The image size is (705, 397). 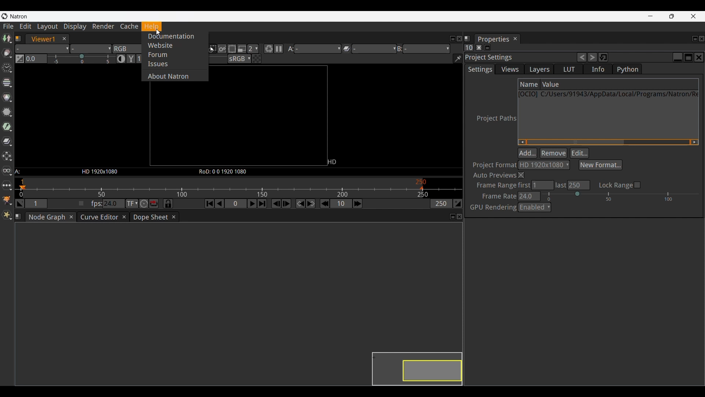 What do you see at coordinates (223, 187) in the screenshot?
I see `Framerate scale` at bounding box center [223, 187].